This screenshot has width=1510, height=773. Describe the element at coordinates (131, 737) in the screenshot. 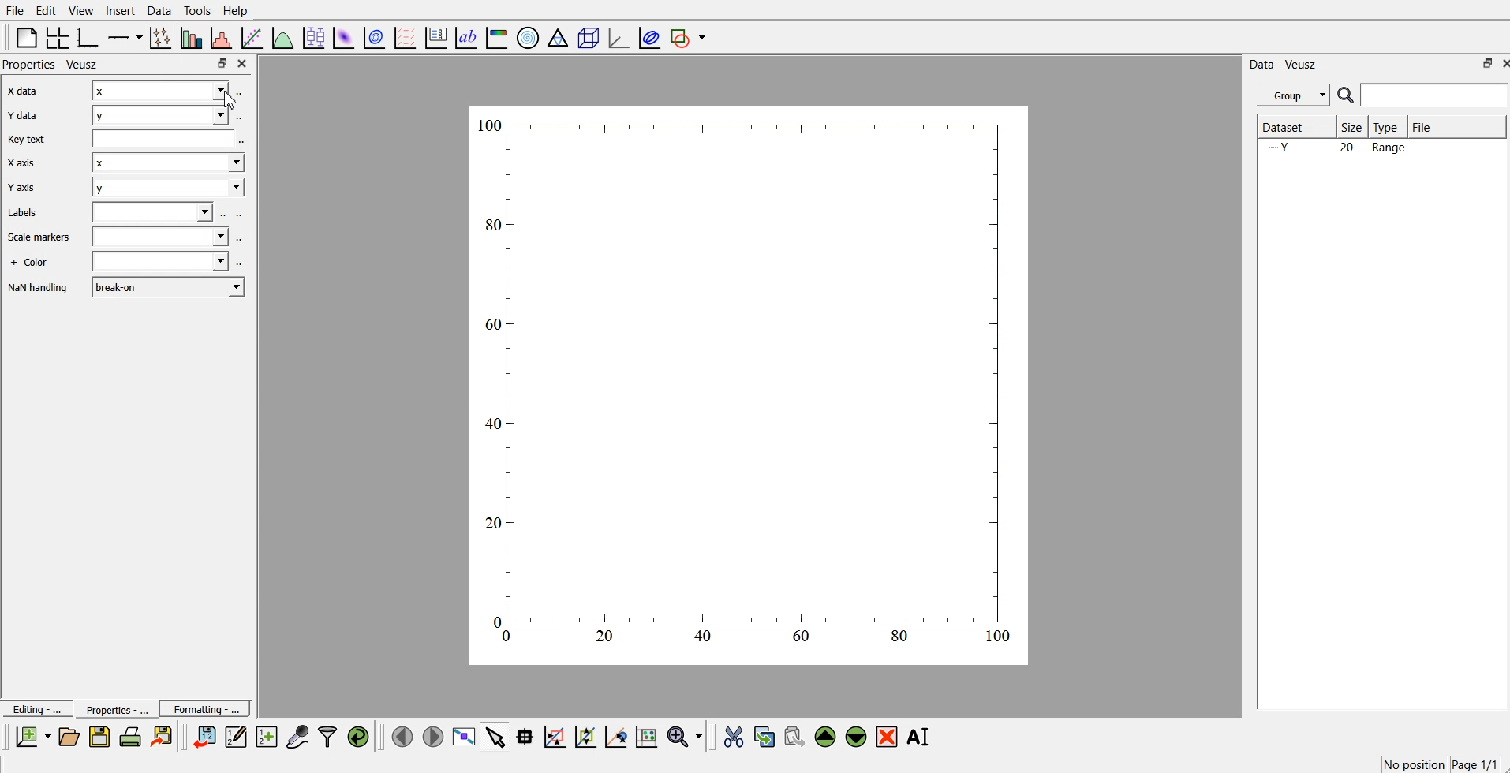

I see `Print` at that location.